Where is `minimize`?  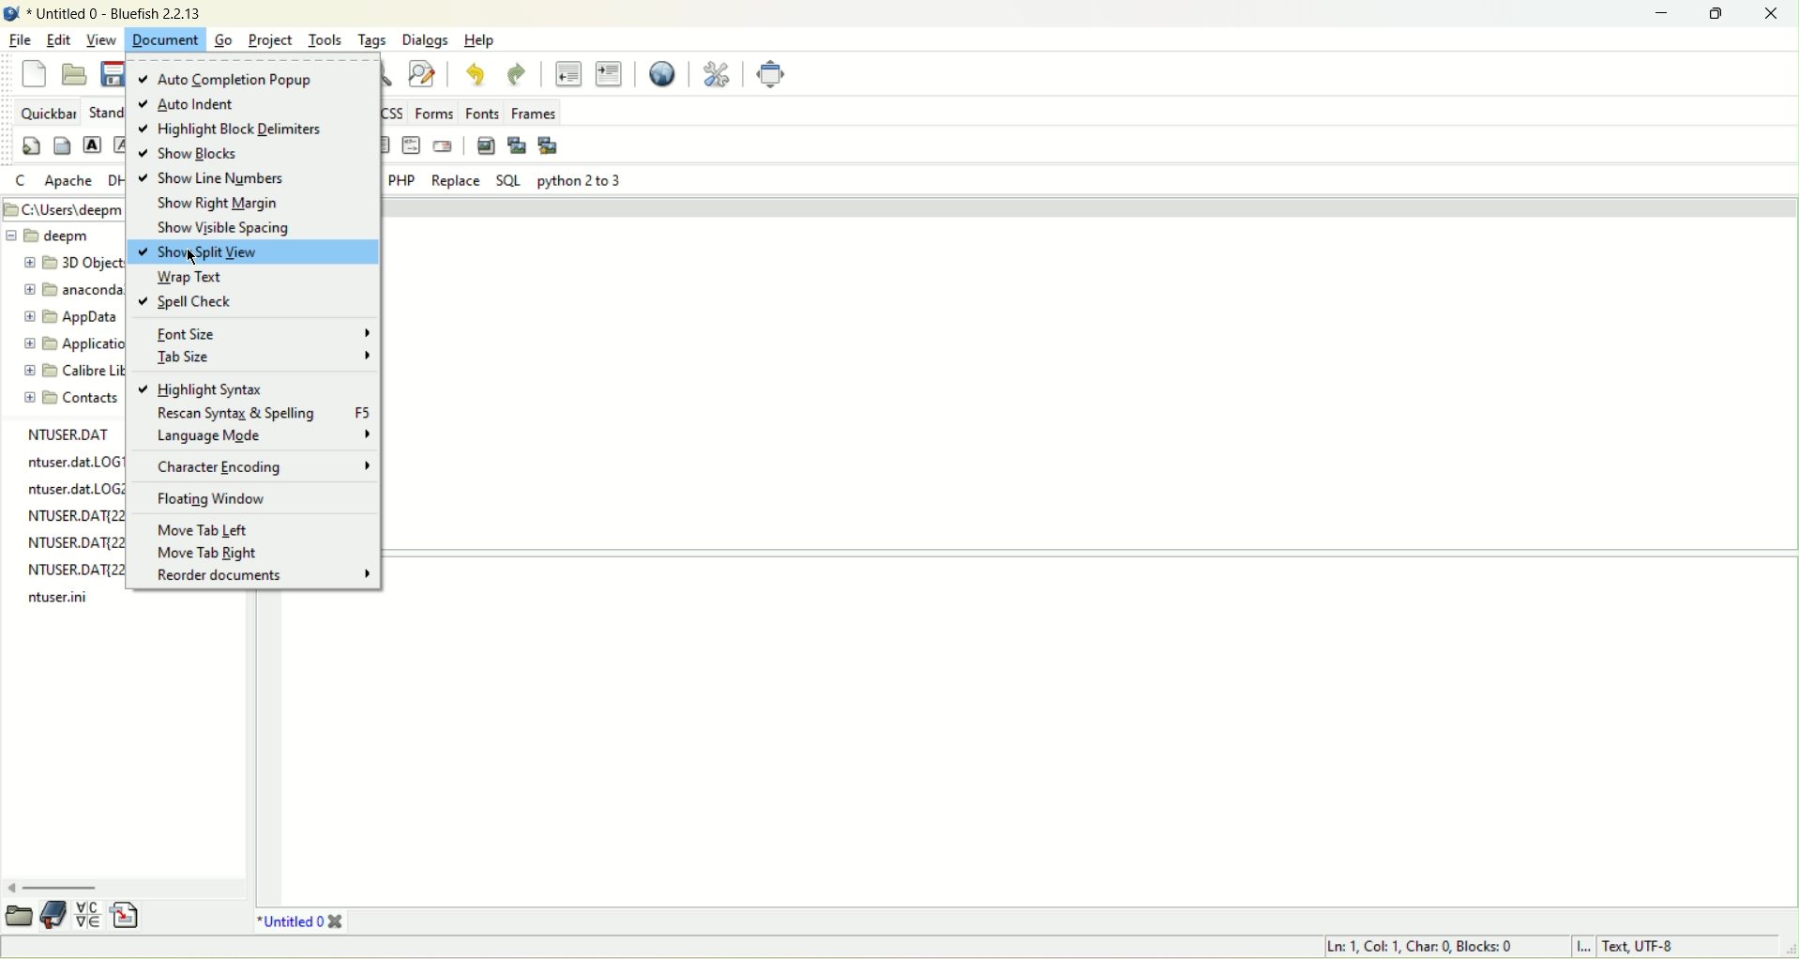
minimize is located at coordinates (1668, 11).